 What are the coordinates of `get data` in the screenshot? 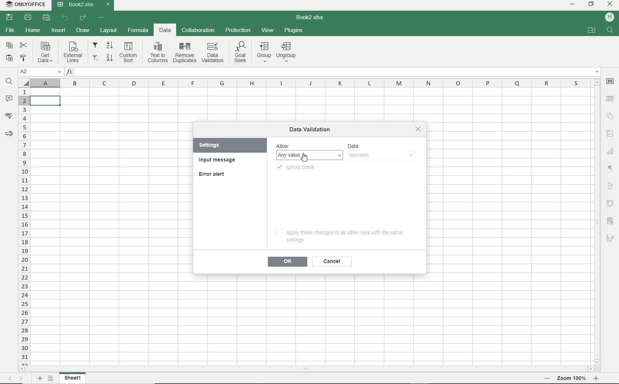 It's located at (47, 52).